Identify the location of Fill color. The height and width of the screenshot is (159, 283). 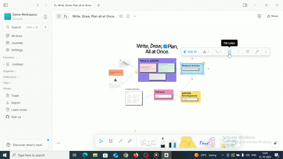
(230, 43).